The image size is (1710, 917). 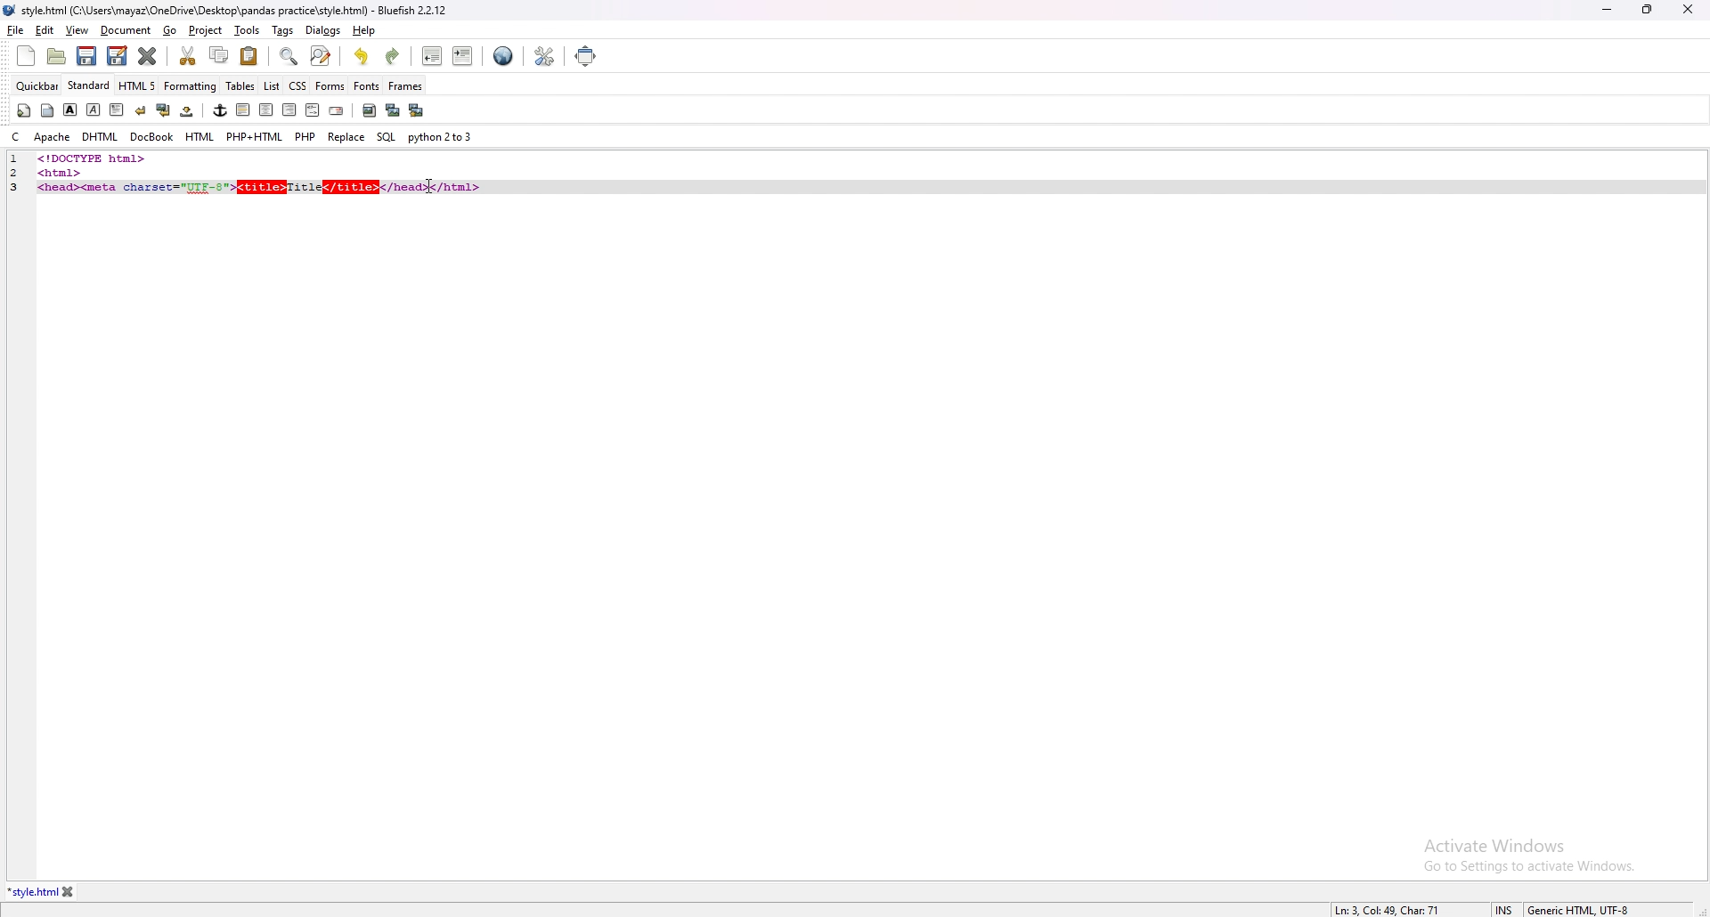 What do you see at coordinates (284, 30) in the screenshot?
I see `tags` at bounding box center [284, 30].